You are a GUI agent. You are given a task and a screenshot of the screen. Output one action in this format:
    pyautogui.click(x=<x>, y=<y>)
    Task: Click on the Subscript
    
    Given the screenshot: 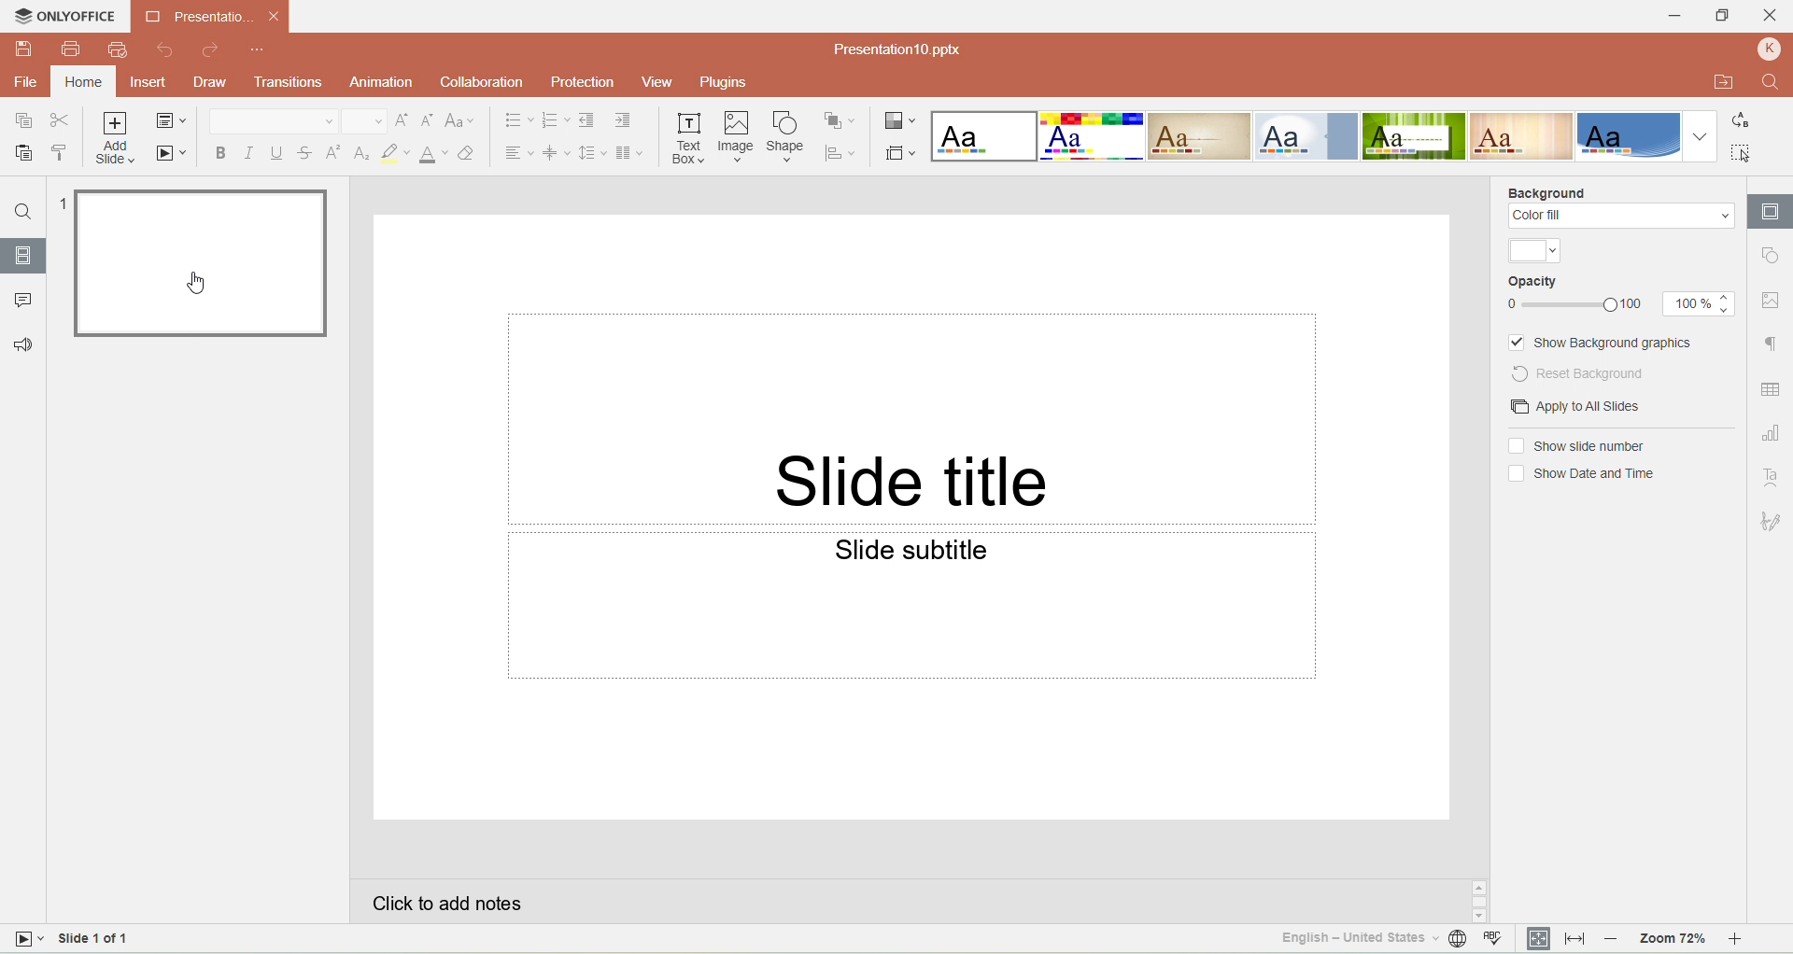 What is the action you would take?
    pyautogui.click(x=360, y=152)
    